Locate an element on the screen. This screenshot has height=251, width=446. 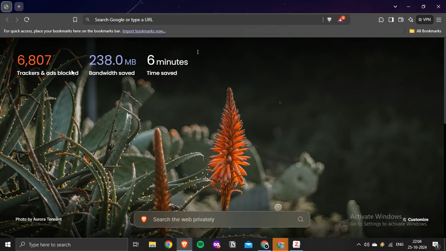
notifications is located at coordinates (438, 245).